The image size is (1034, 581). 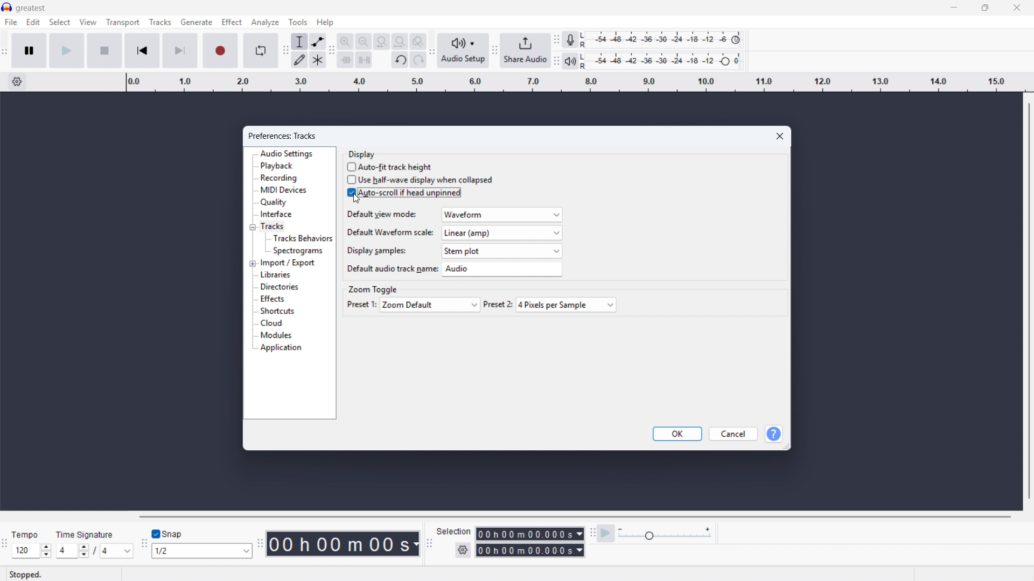 What do you see at coordinates (232, 22) in the screenshot?
I see `effect ` at bounding box center [232, 22].